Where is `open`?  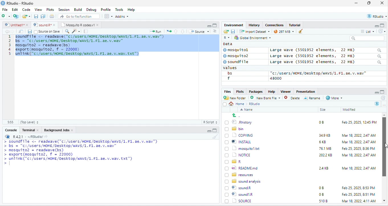 open is located at coordinates (226, 32).